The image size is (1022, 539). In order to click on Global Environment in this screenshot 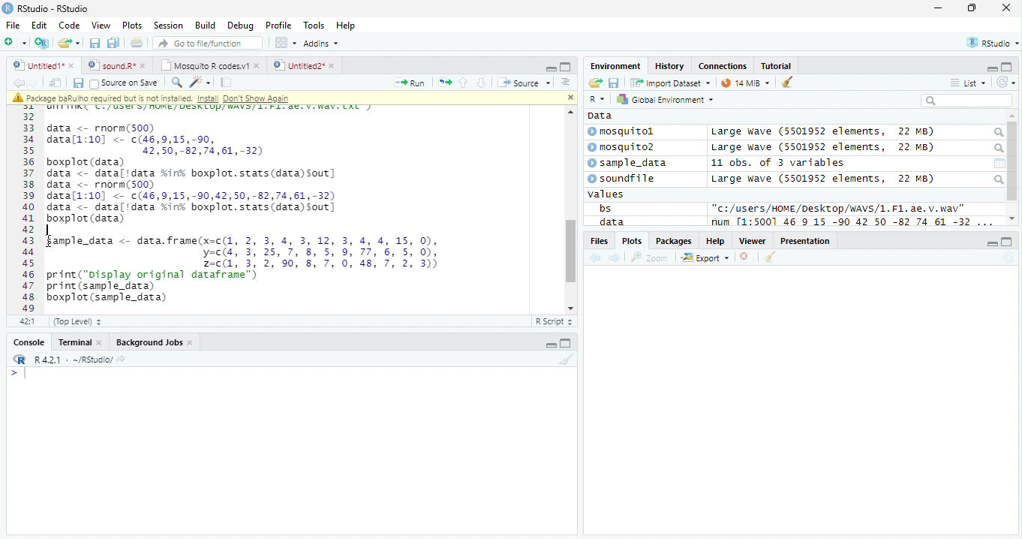, I will do `click(663, 98)`.